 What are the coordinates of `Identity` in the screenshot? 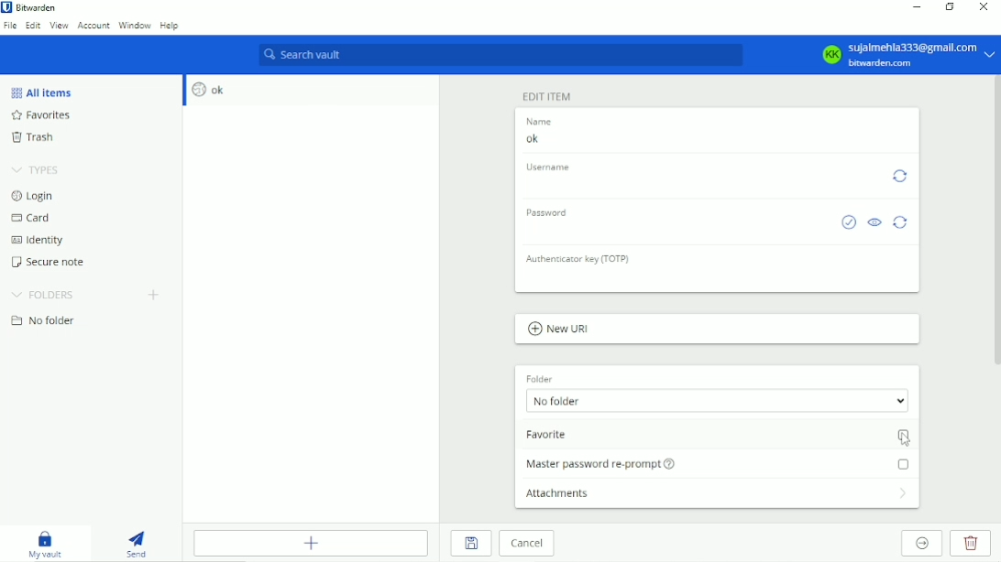 It's located at (40, 241).